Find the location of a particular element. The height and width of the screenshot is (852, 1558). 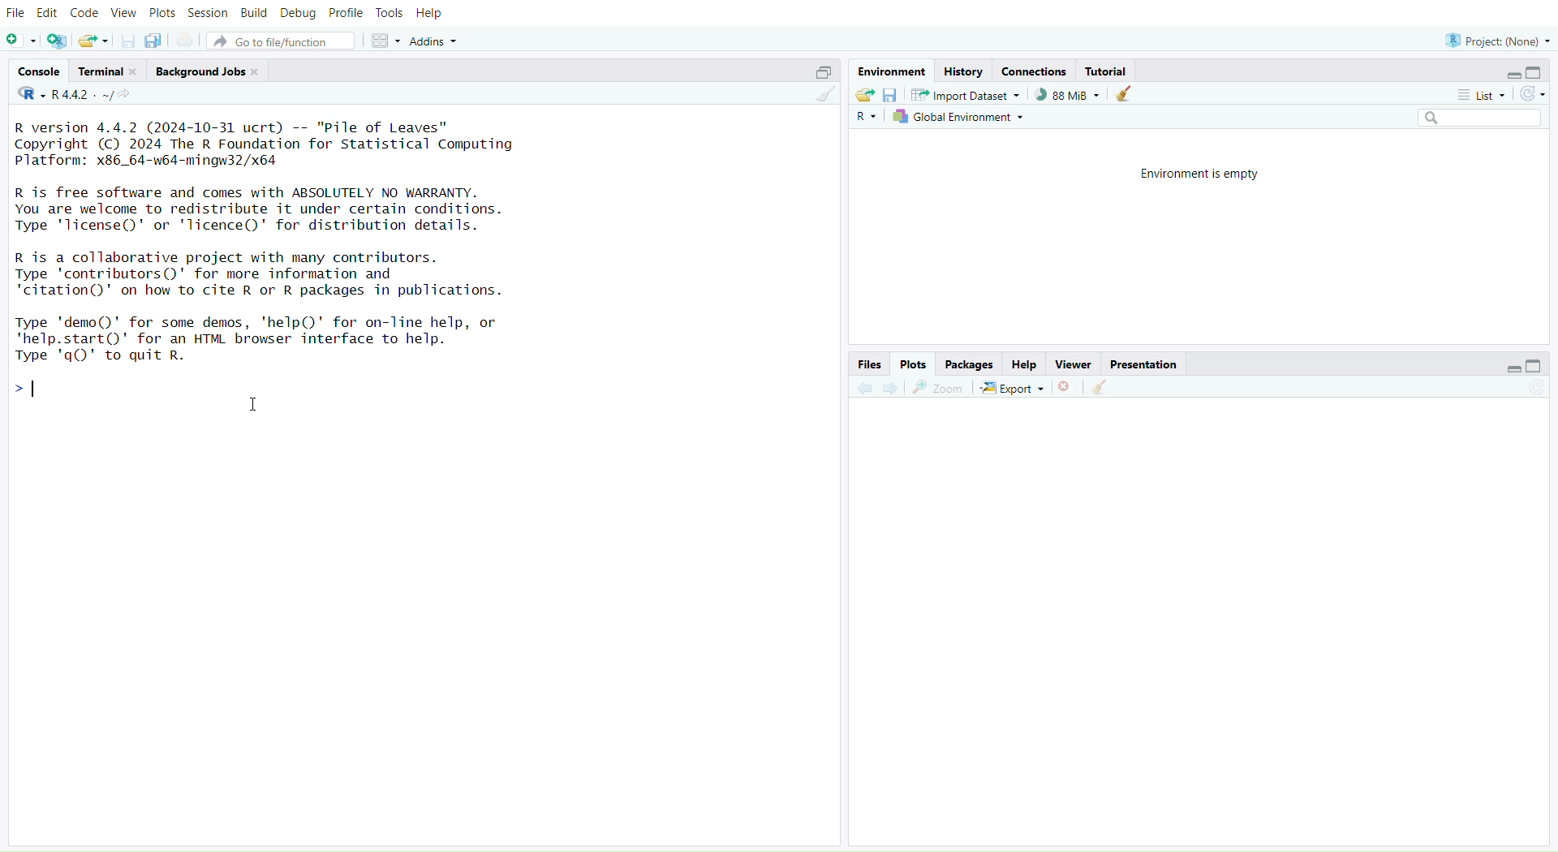

files is located at coordinates (868, 364).